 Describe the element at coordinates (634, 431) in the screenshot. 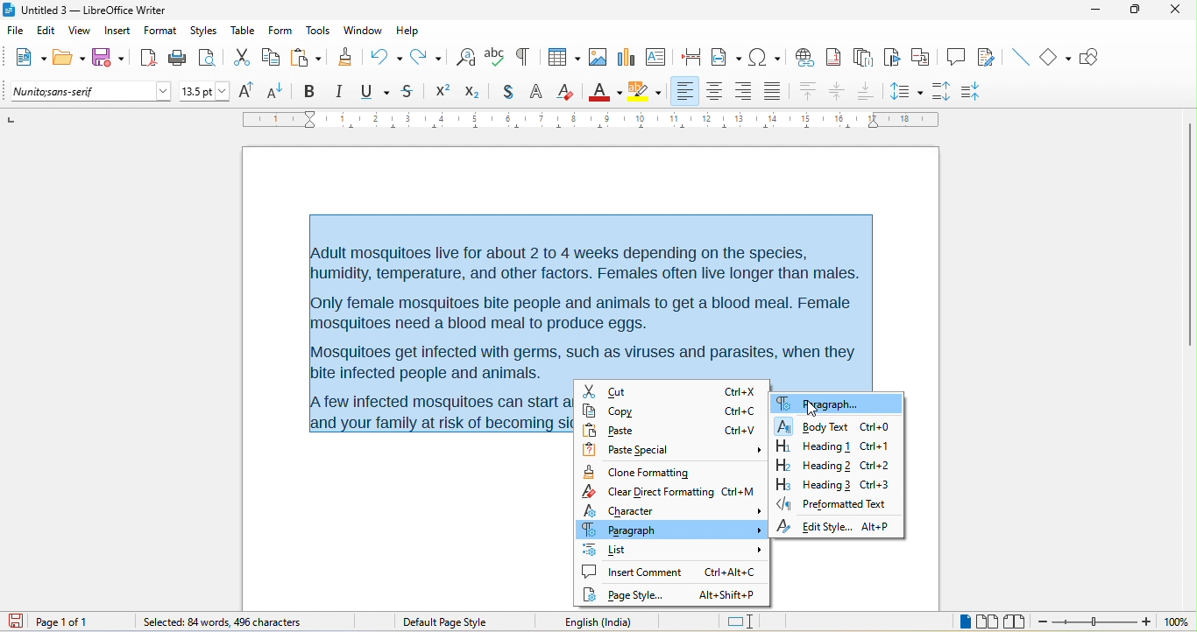

I see `paste` at that location.